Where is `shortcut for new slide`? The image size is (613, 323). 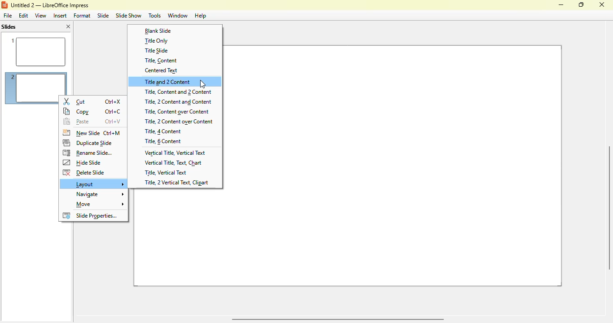
shortcut for new slide is located at coordinates (113, 133).